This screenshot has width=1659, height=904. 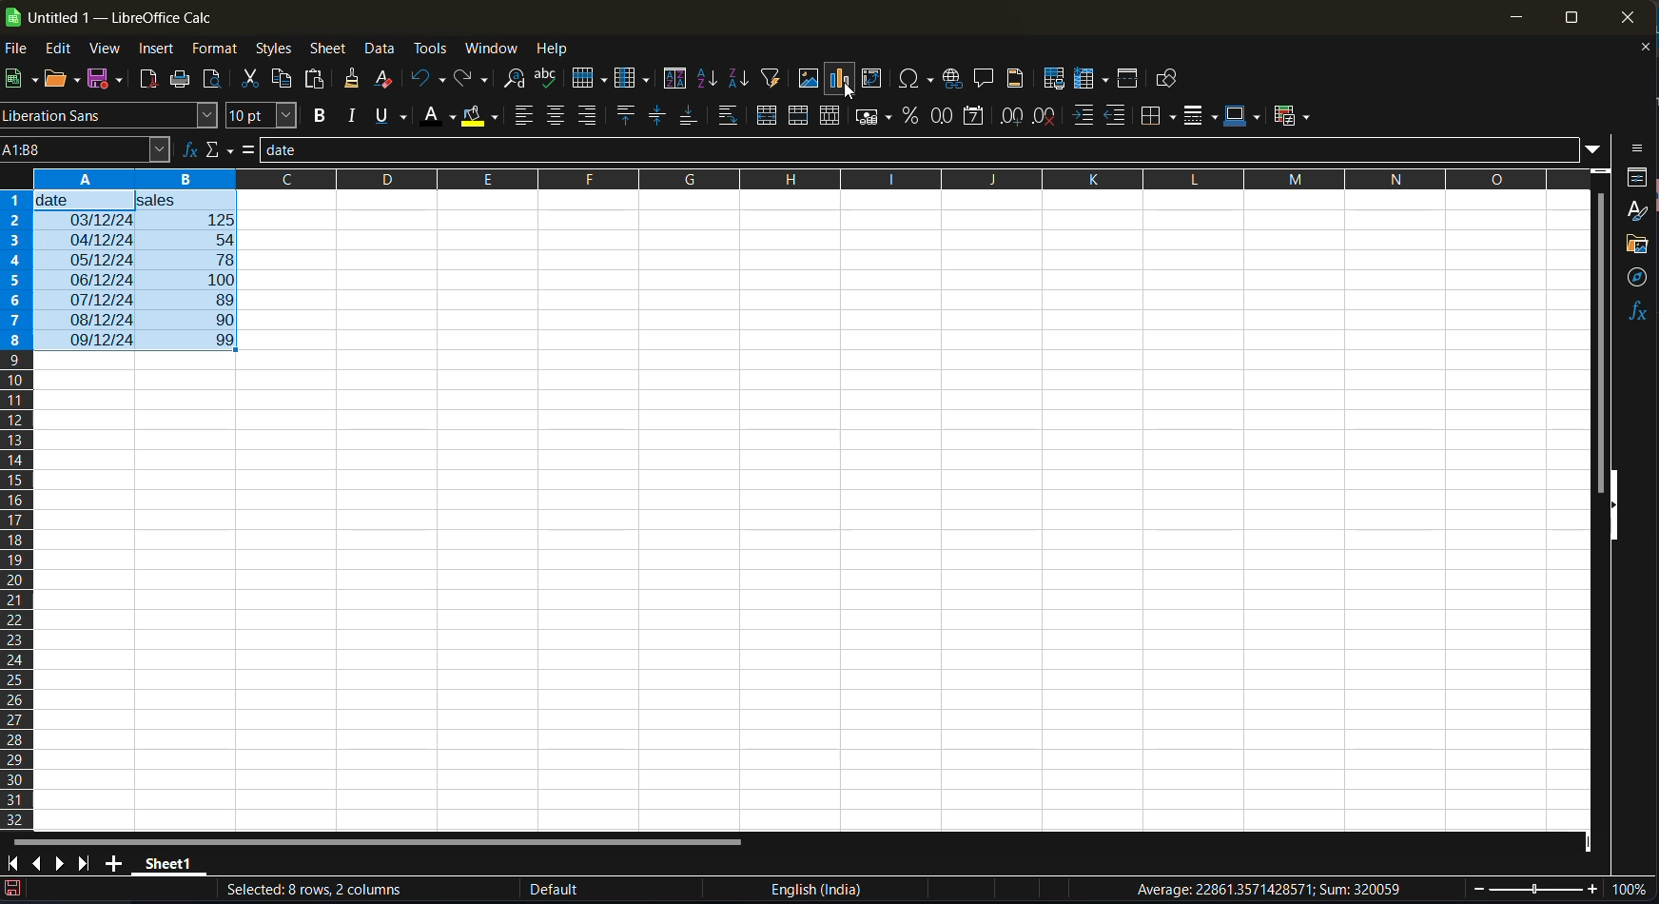 I want to click on view, so click(x=109, y=49).